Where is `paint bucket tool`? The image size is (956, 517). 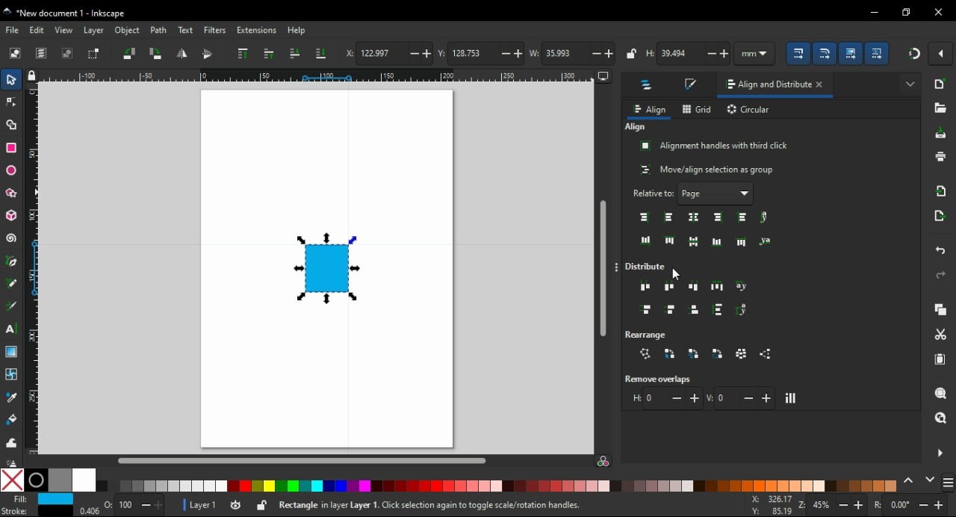 paint bucket tool is located at coordinates (12, 418).